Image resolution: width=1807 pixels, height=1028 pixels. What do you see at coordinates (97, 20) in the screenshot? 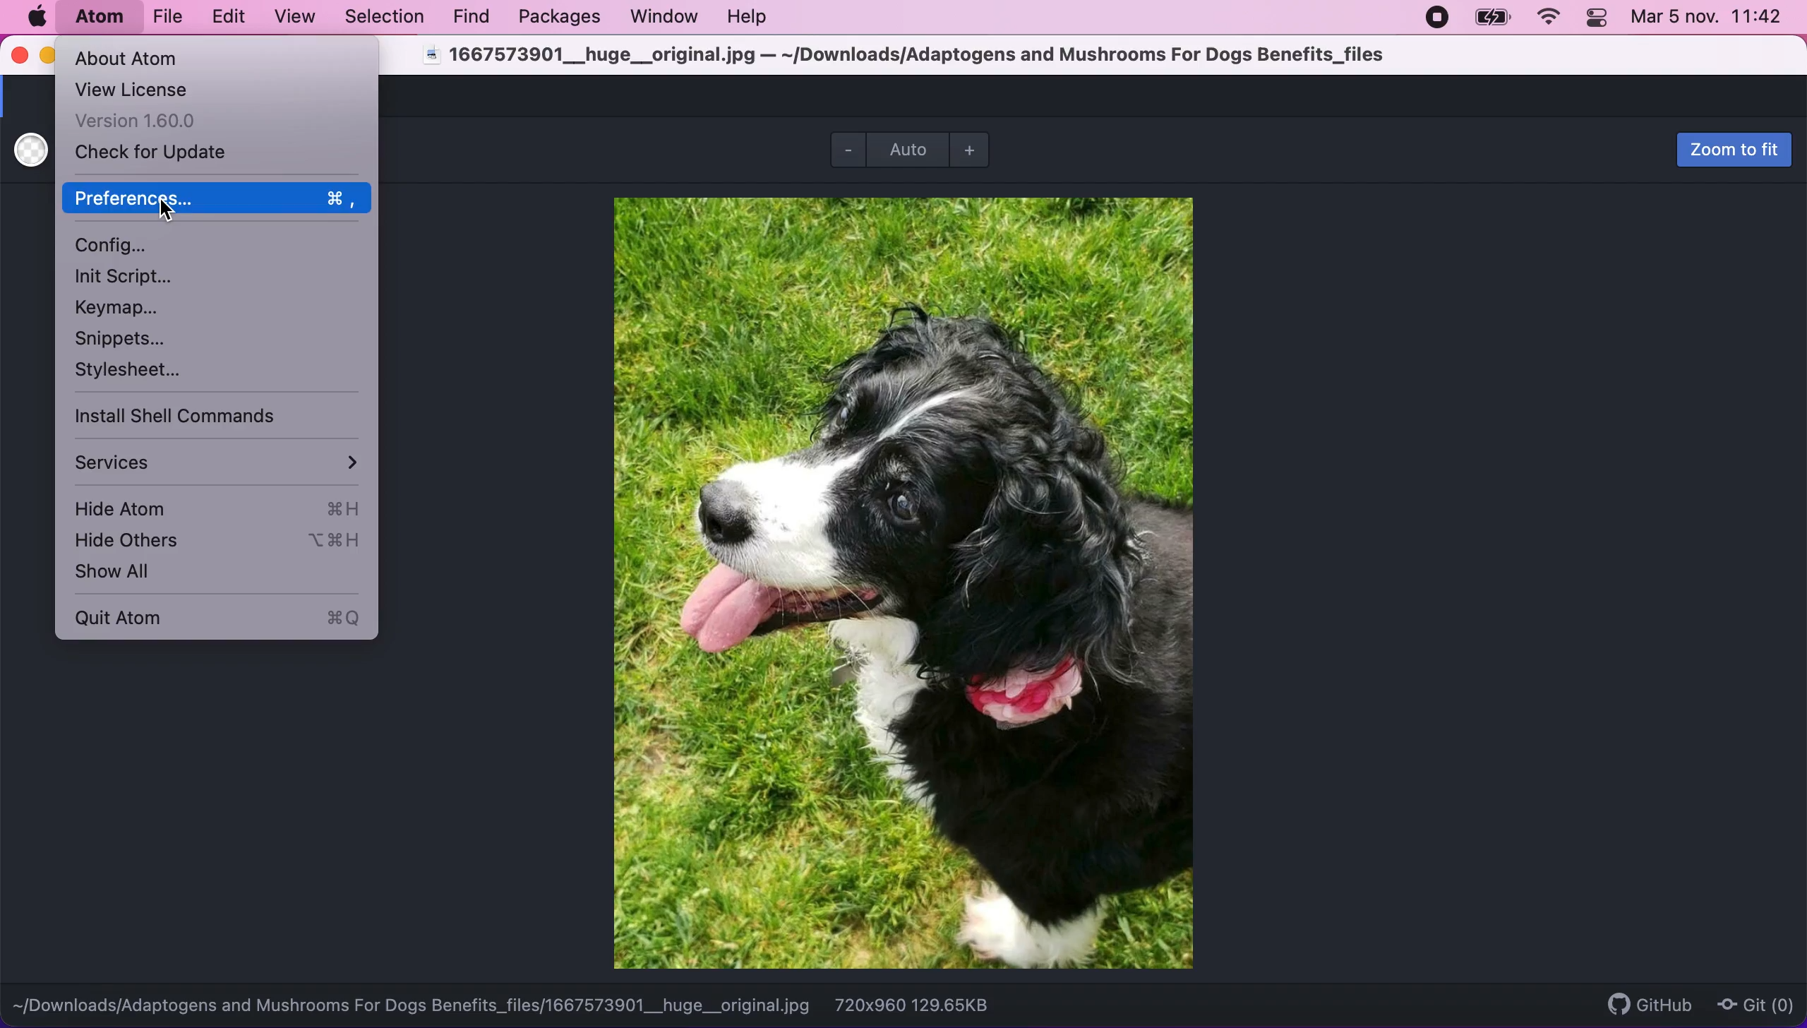
I see `atom` at bounding box center [97, 20].